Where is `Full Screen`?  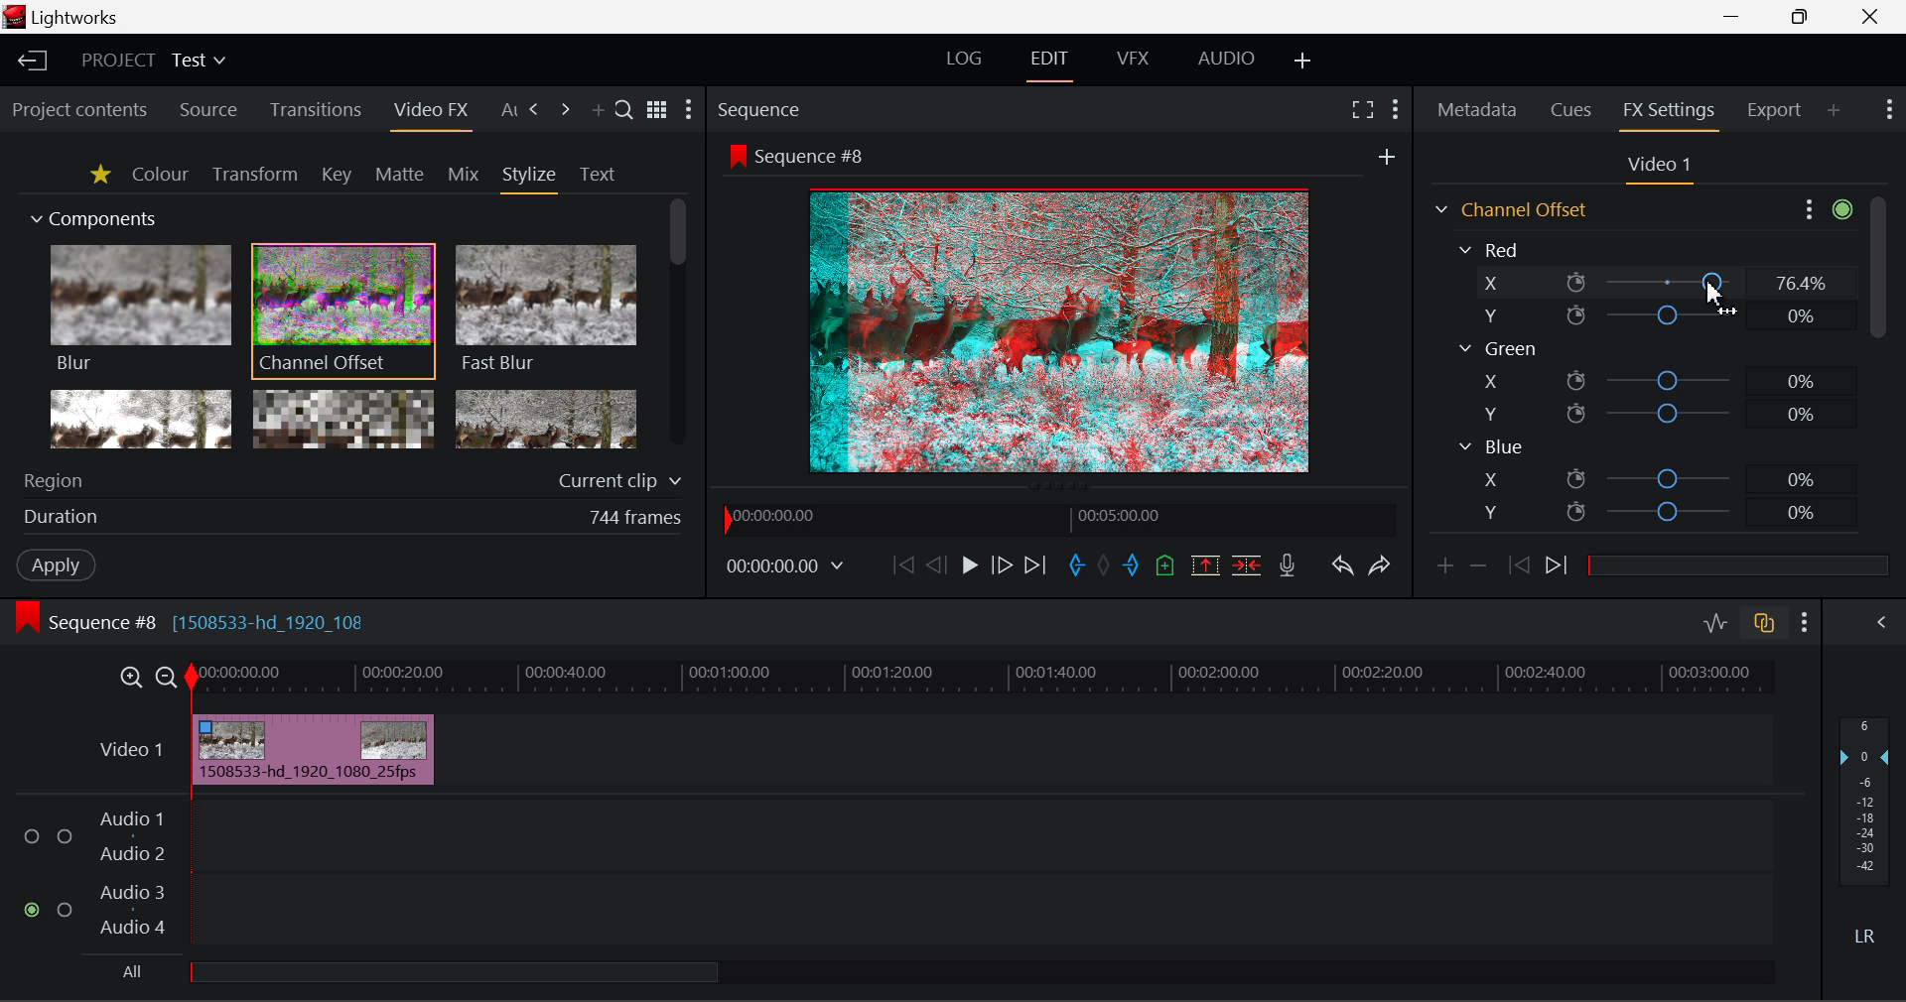
Full Screen is located at coordinates (1364, 112).